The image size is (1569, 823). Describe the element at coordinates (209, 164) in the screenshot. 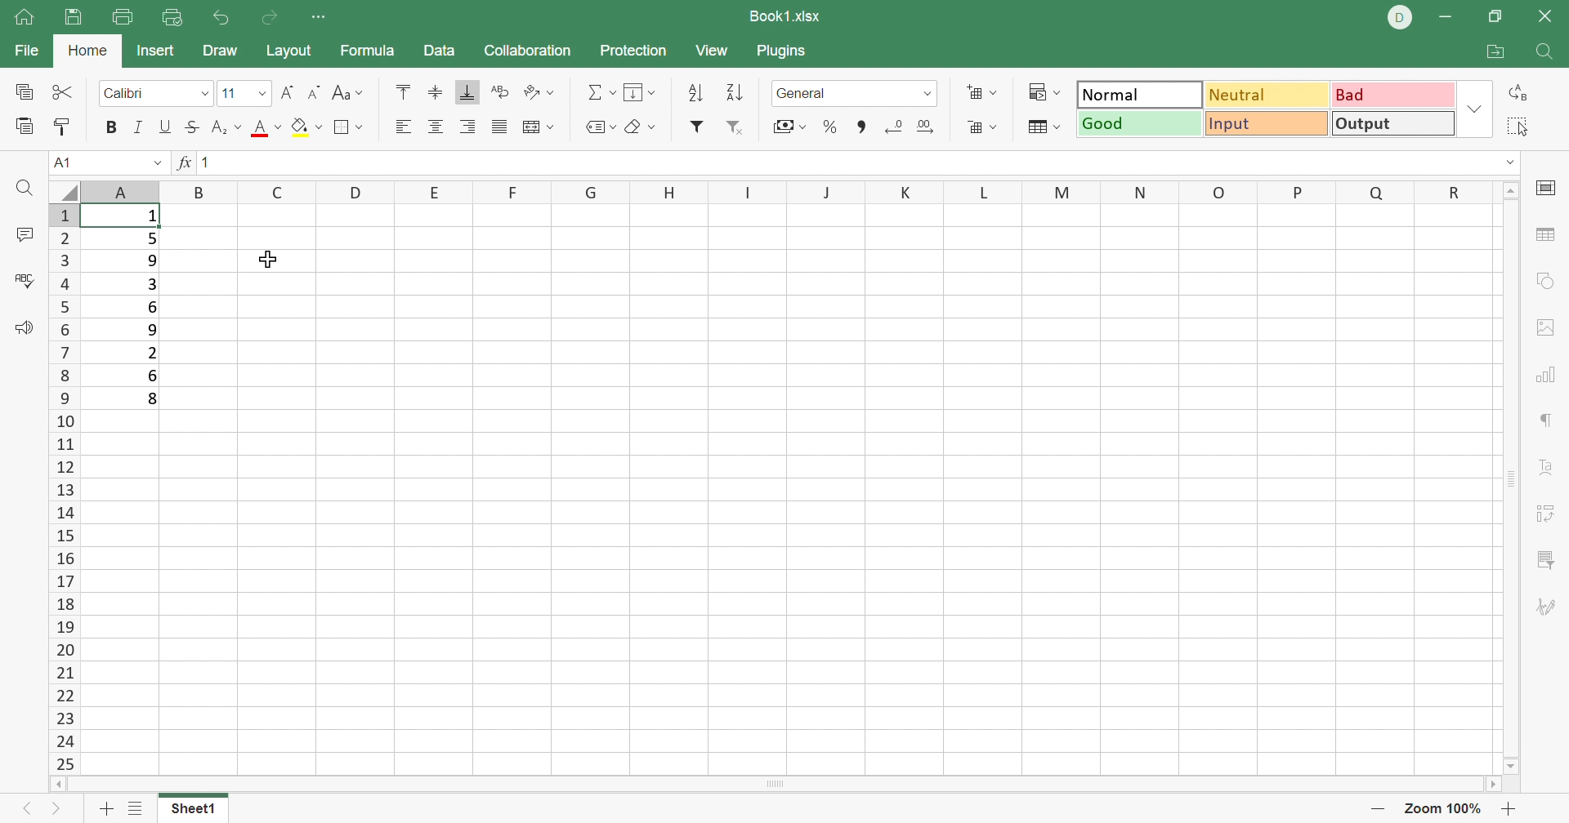

I see `1` at that location.